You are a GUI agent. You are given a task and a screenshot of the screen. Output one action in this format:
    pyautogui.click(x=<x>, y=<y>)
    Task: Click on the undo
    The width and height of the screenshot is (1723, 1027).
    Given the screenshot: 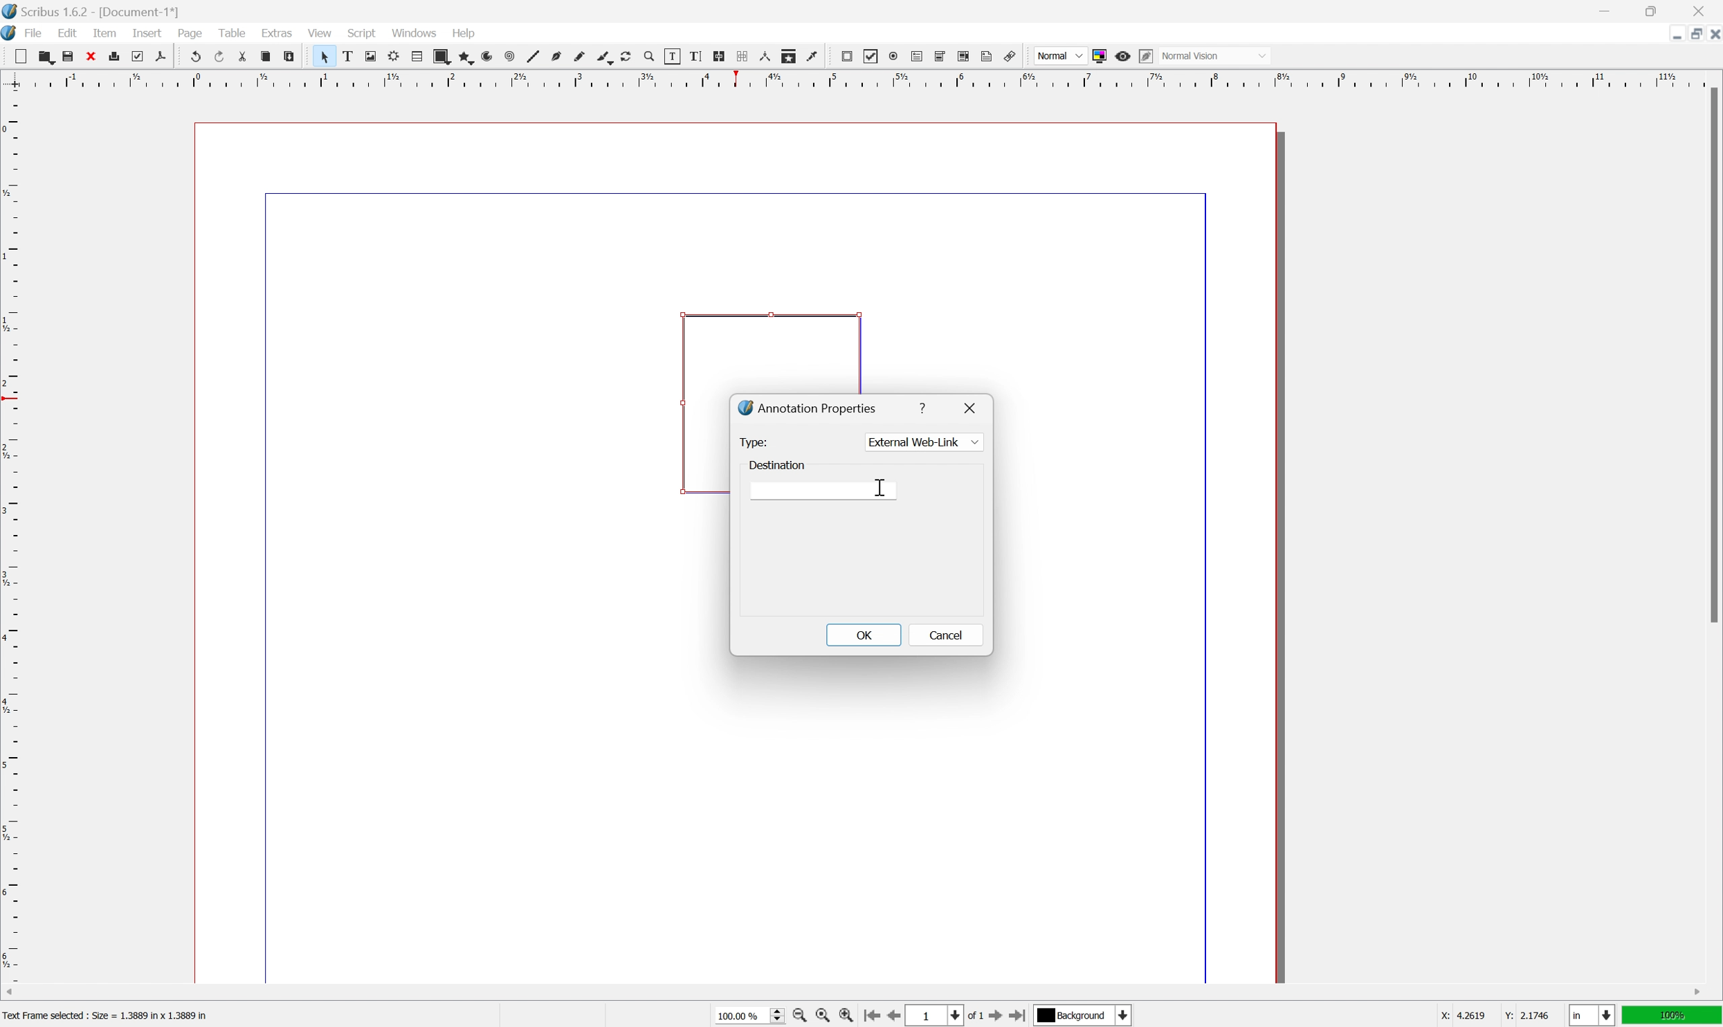 What is the action you would take?
    pyautogui.click(x=193, y=55)
    